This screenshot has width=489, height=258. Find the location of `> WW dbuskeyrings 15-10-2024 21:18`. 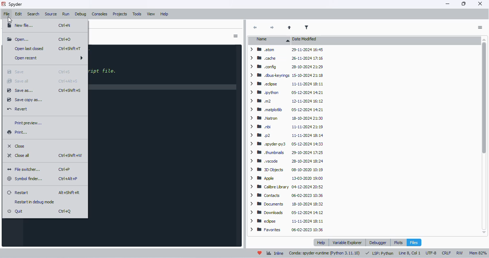

> WW dbuskeyrings 15-10-2024 21:18 is located at coordinates (285, 76).